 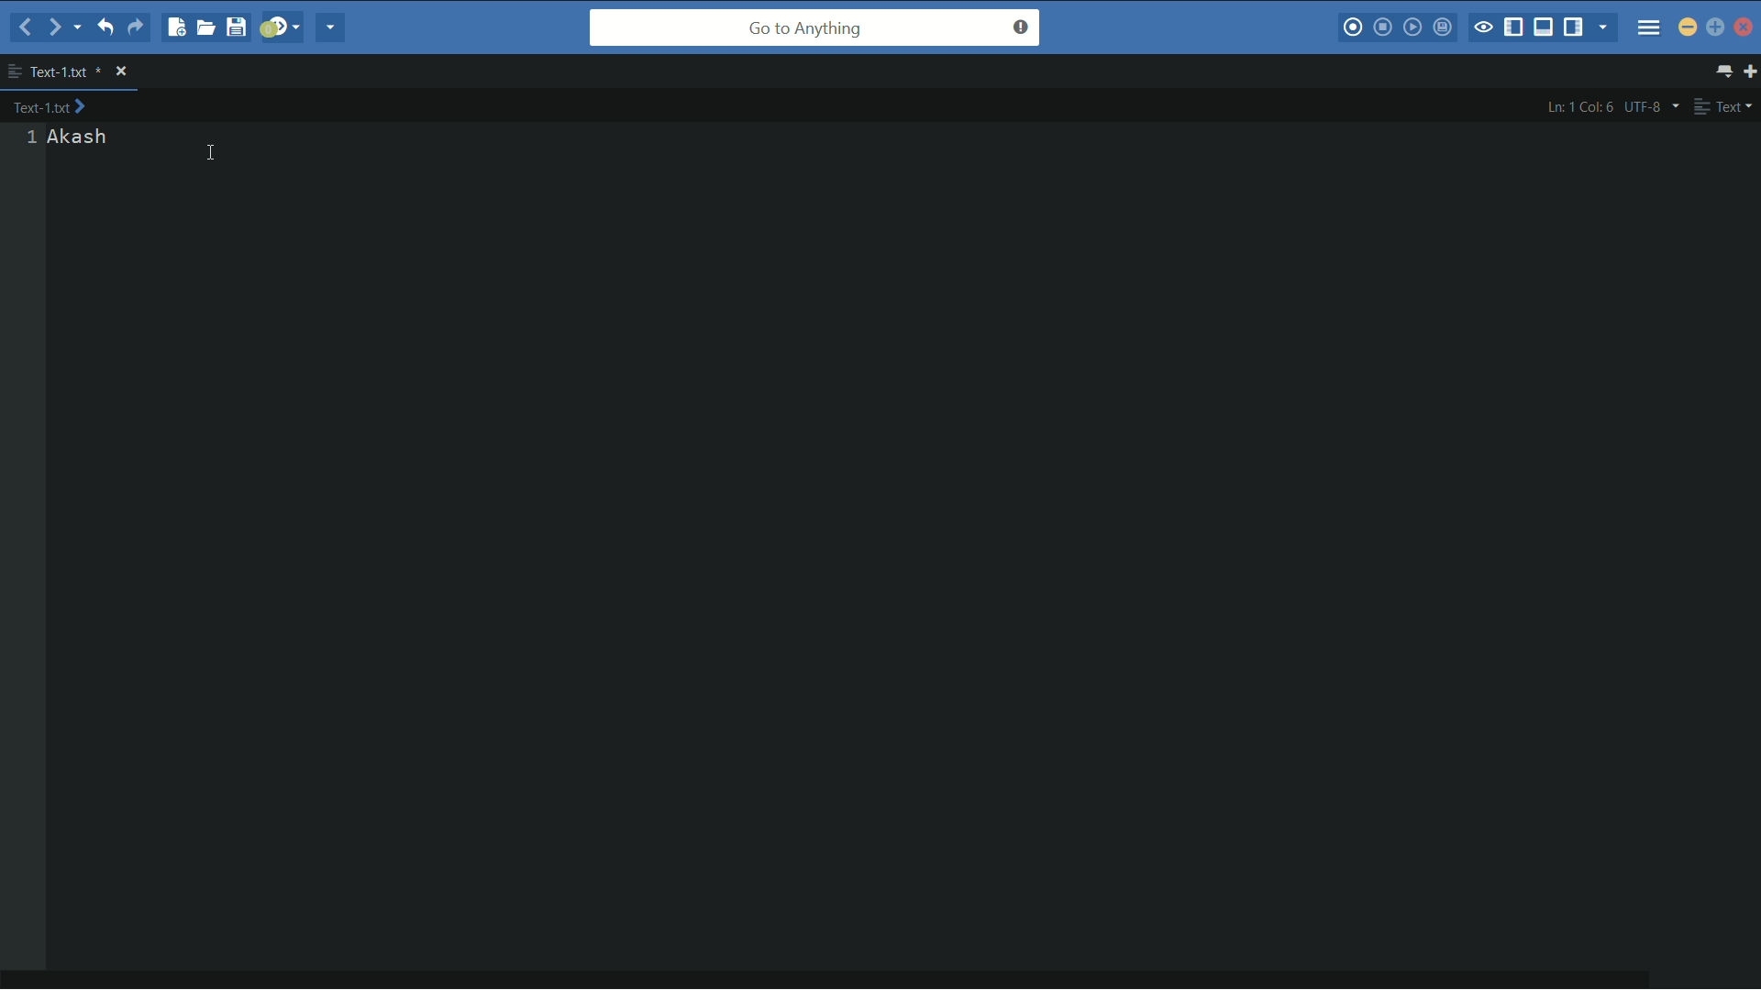 What do you see at coordinates (1688, 28) in the screenshot?
I see `minimize` at bounding box center [1688, 28].